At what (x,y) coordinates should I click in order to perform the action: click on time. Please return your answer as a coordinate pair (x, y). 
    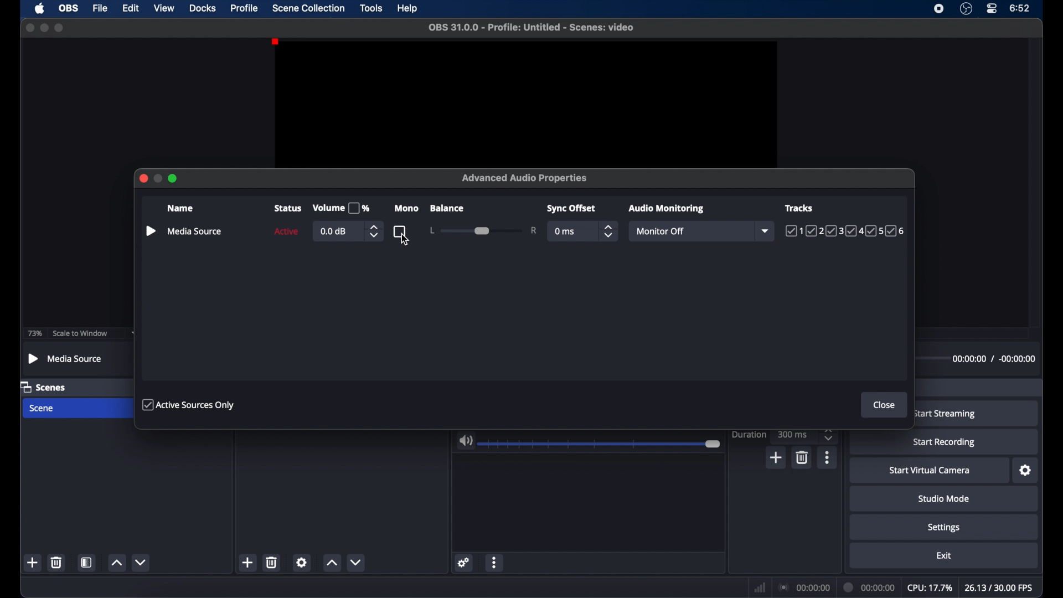
    Looking at the image, I should click on (1021, 9).